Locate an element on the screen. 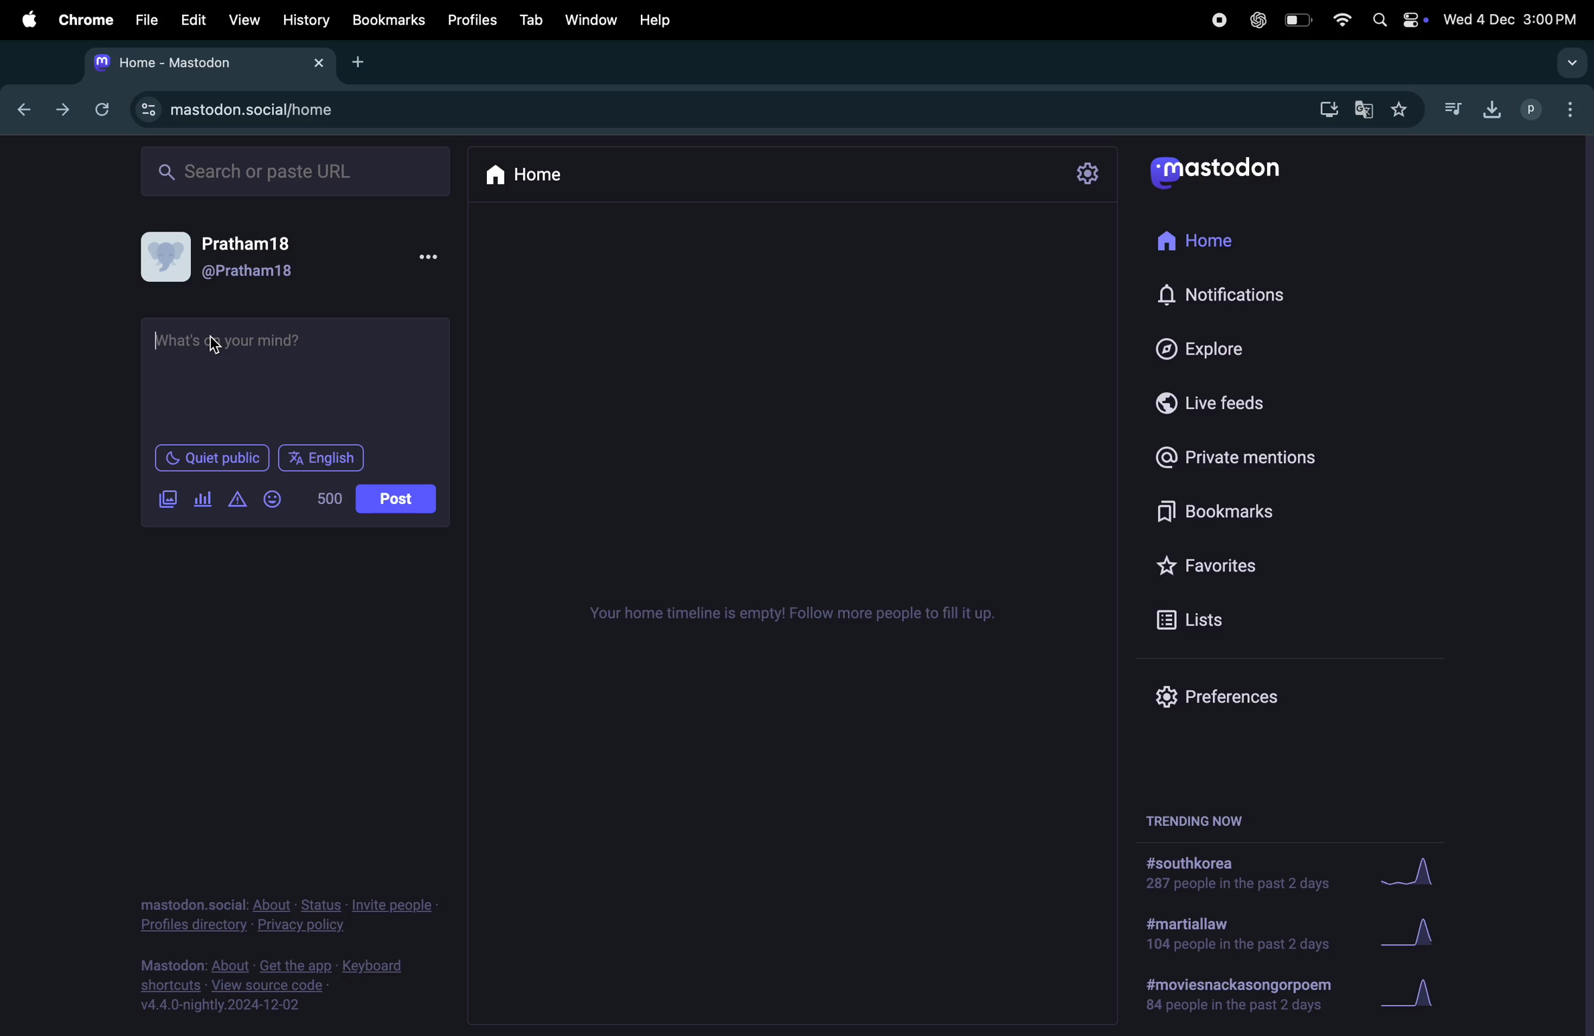  #south korea solutuions is located at coordinates (1244, 876).